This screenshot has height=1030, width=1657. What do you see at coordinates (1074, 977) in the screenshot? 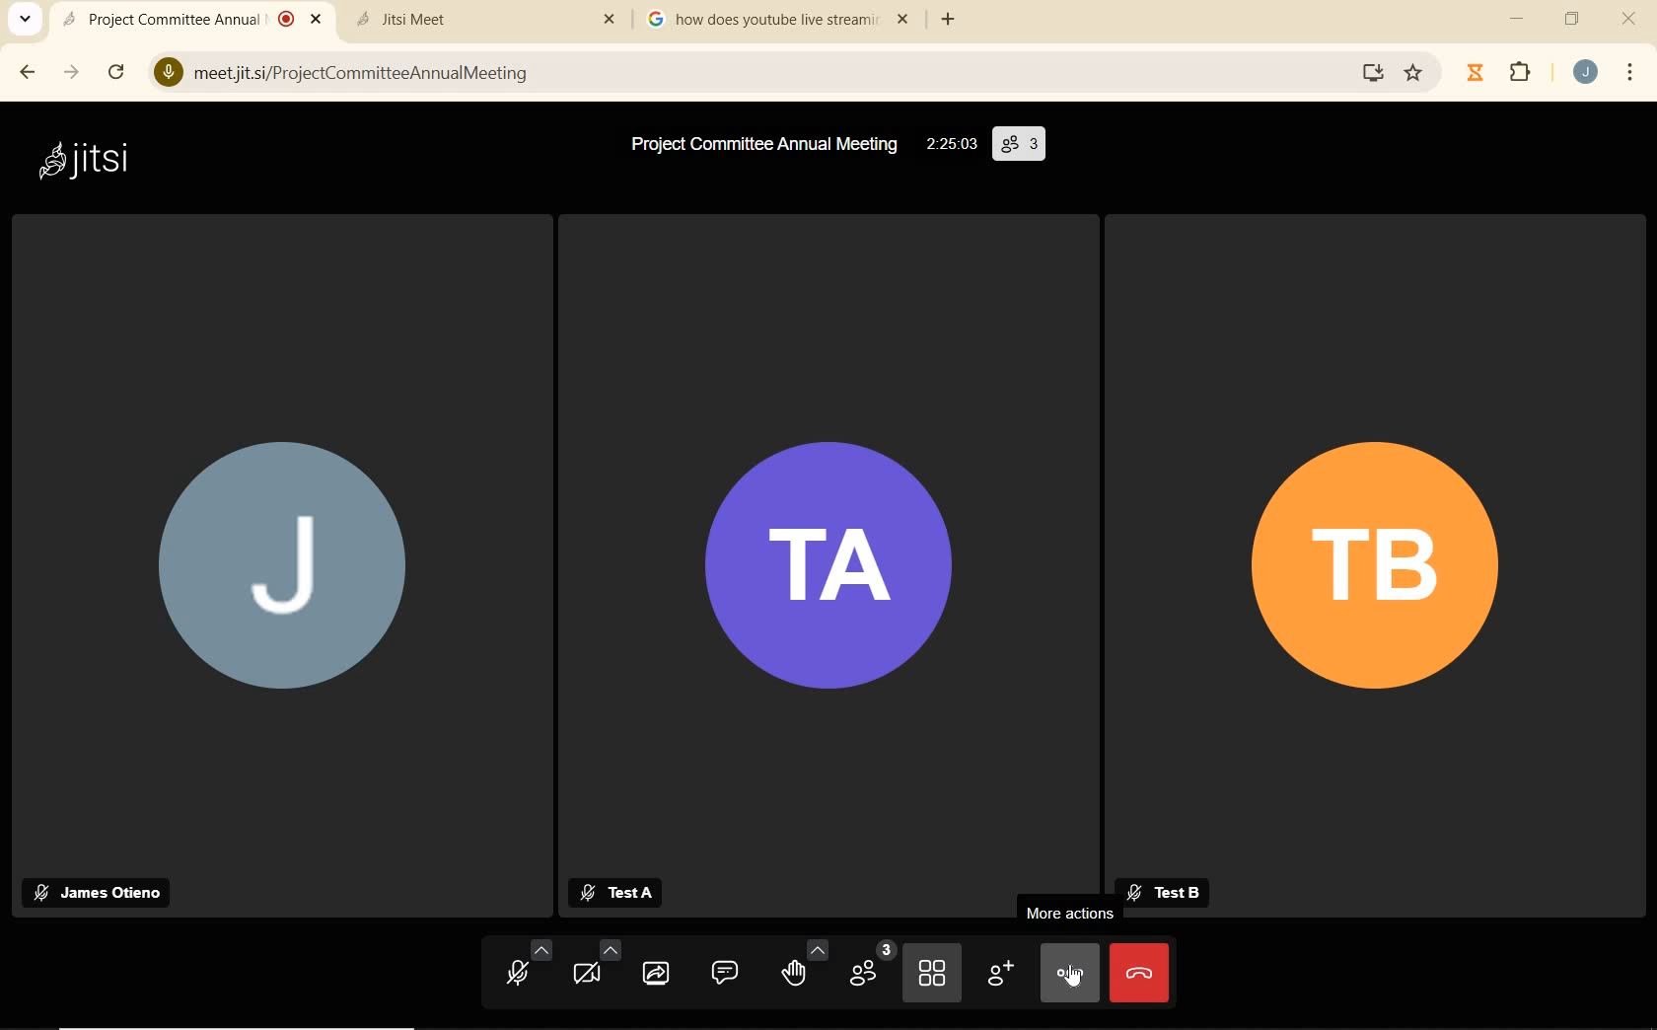
I see `crusor` at bounding box center [1074, 977].